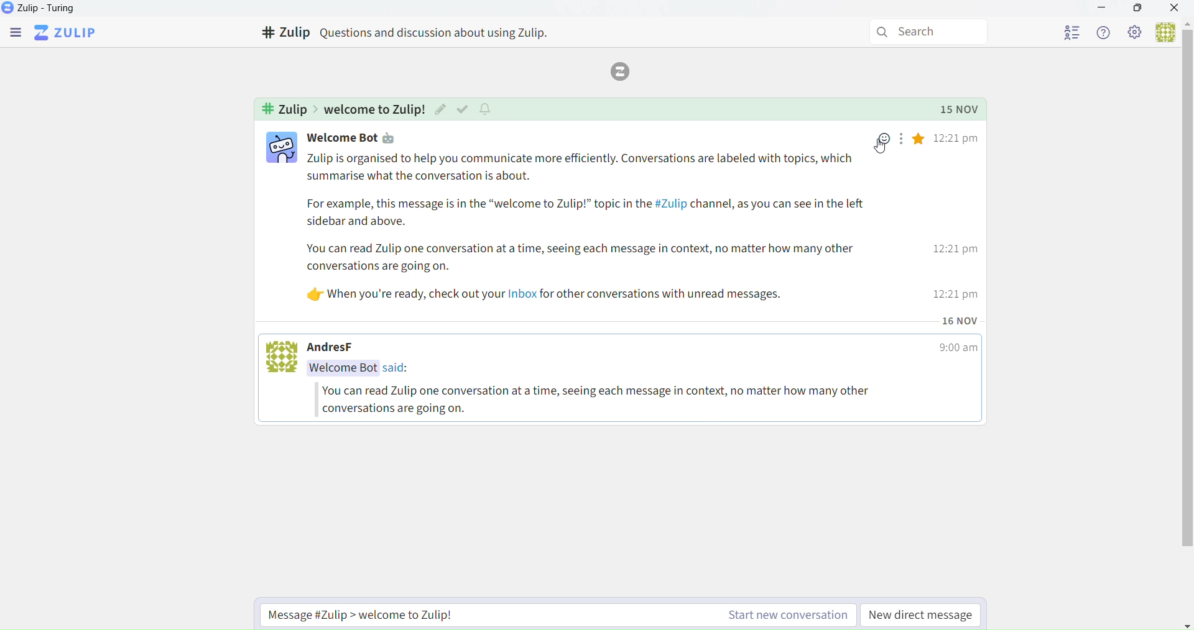  I want to click on Settings, so click(1135, 34).